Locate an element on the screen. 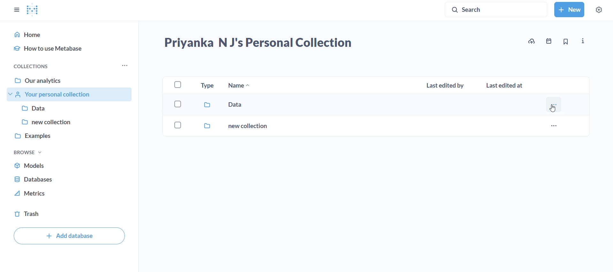 Image resolution: width=613 pixels, height=272 pixels. type is located at coordinates (207, 86).